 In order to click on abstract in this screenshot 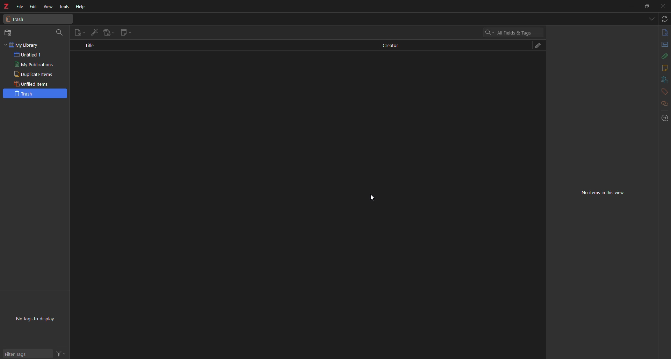, I will do `click(664, 45)`.